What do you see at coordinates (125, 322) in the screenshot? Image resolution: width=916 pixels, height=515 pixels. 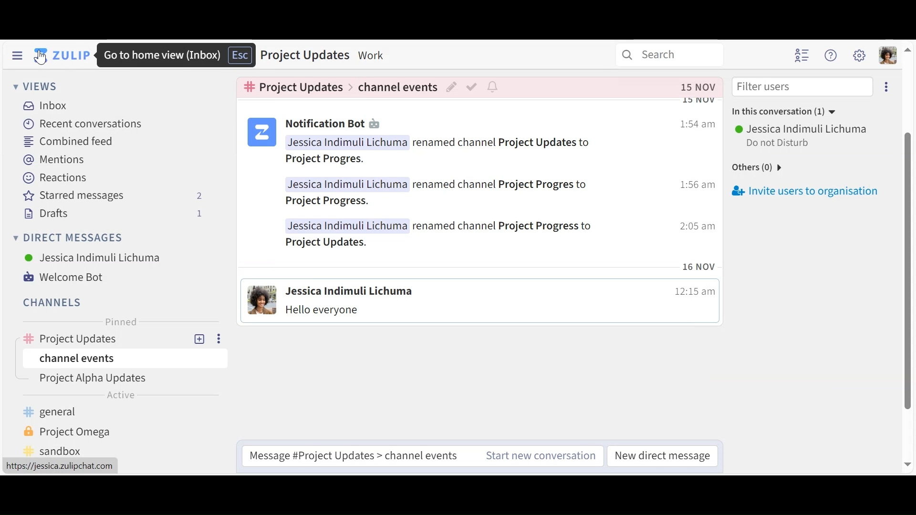 I see `Pinned` at bounding box center [125, 322].